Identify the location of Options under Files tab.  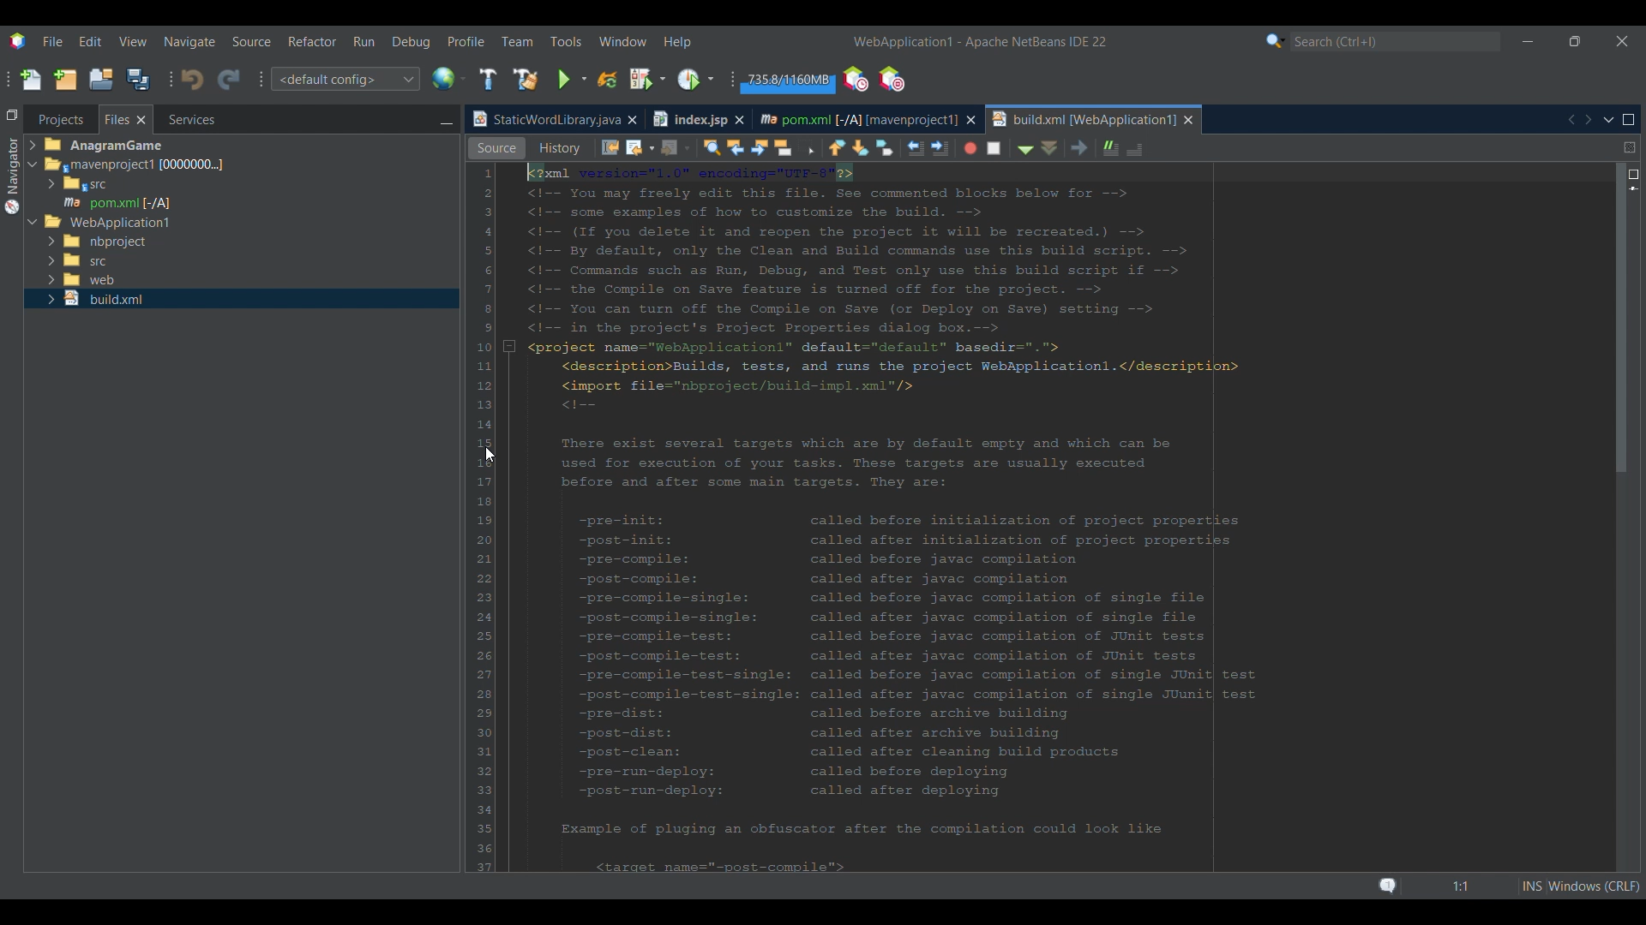
(121, 186).